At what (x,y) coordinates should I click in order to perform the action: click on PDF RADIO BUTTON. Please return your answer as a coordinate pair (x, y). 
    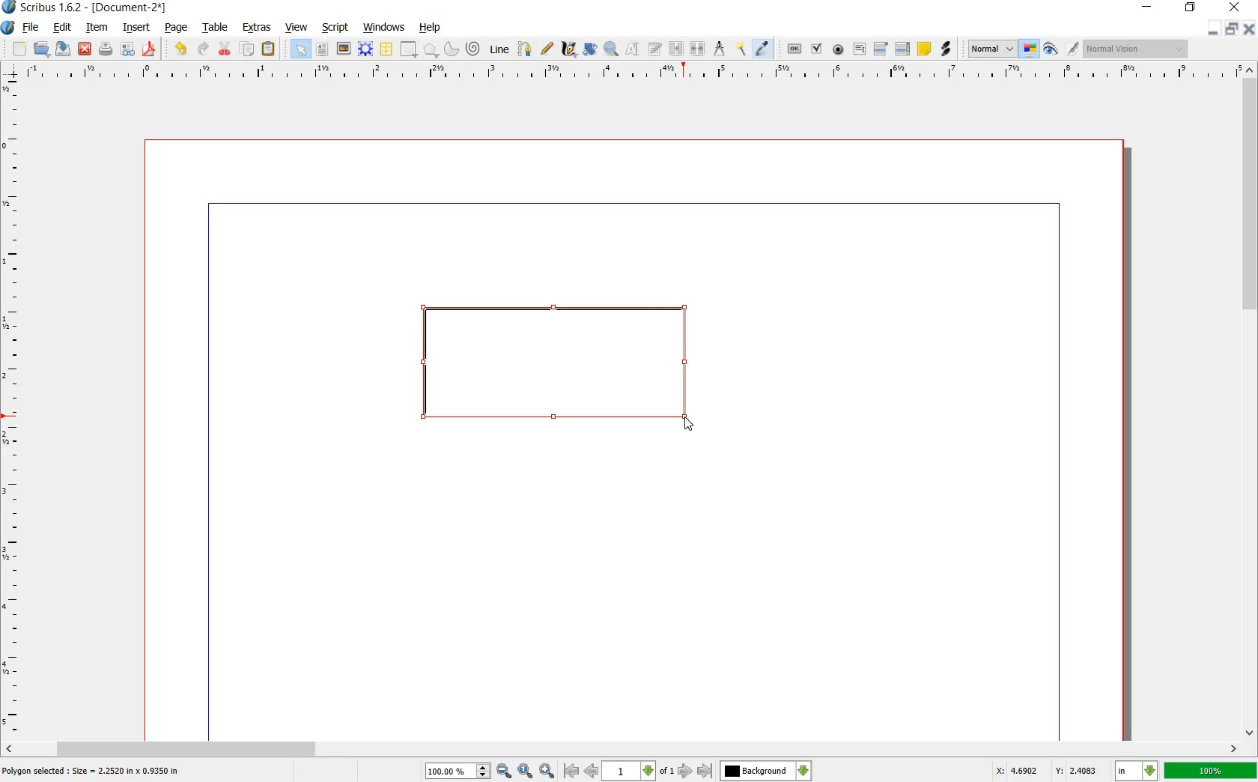
    Looking at the image, I should click on (839, 49).